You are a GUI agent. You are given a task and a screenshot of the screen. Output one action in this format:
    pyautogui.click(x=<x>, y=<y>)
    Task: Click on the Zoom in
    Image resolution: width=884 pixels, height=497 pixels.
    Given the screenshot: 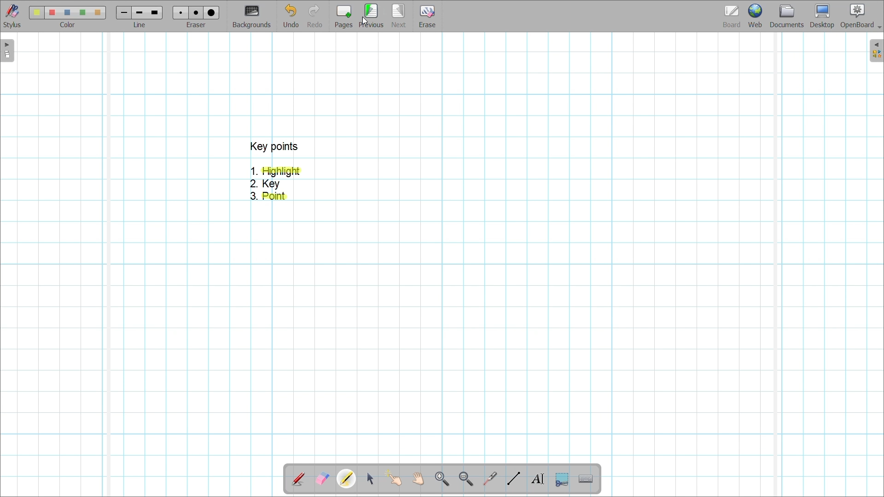 What is the action you would take?
    pyautogui.click(x=442, y=480)
    